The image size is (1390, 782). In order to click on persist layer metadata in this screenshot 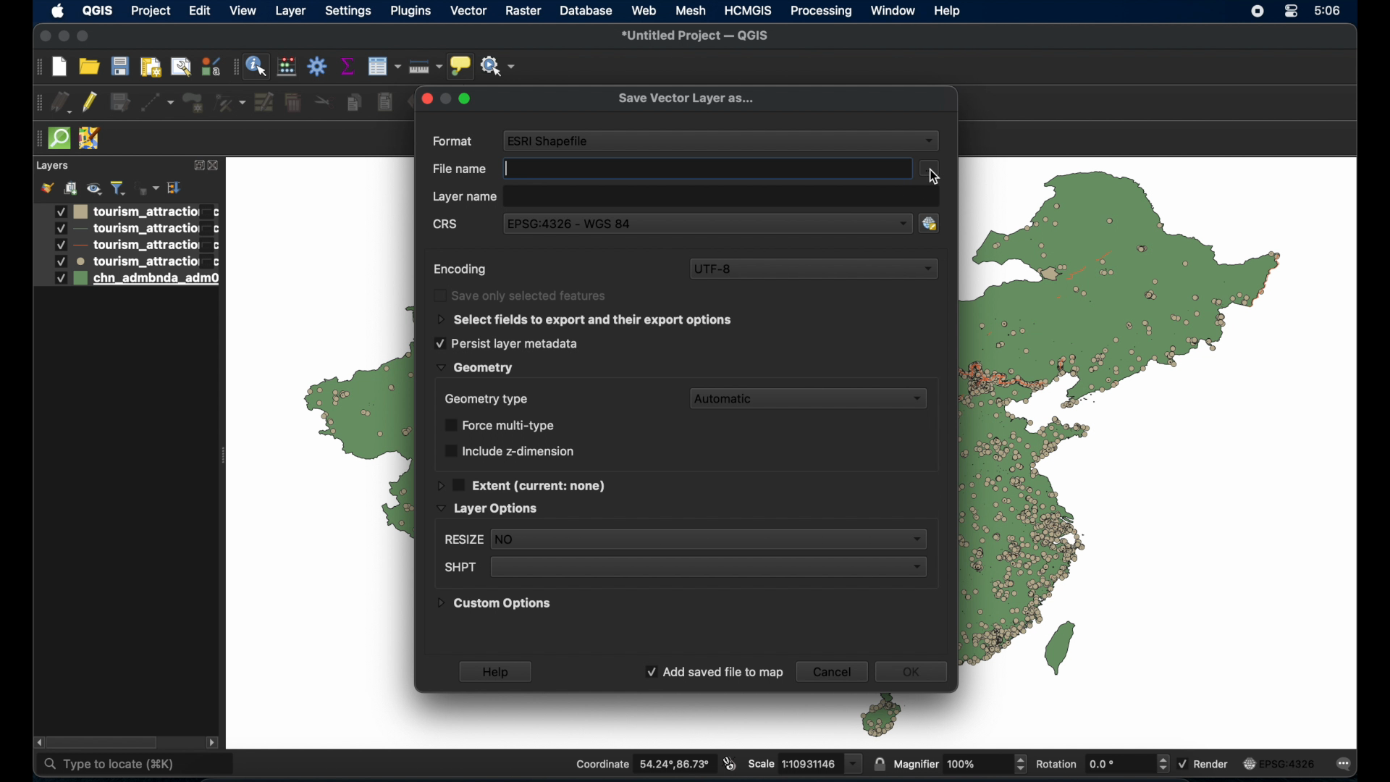, I will do `click(506, 343)`.